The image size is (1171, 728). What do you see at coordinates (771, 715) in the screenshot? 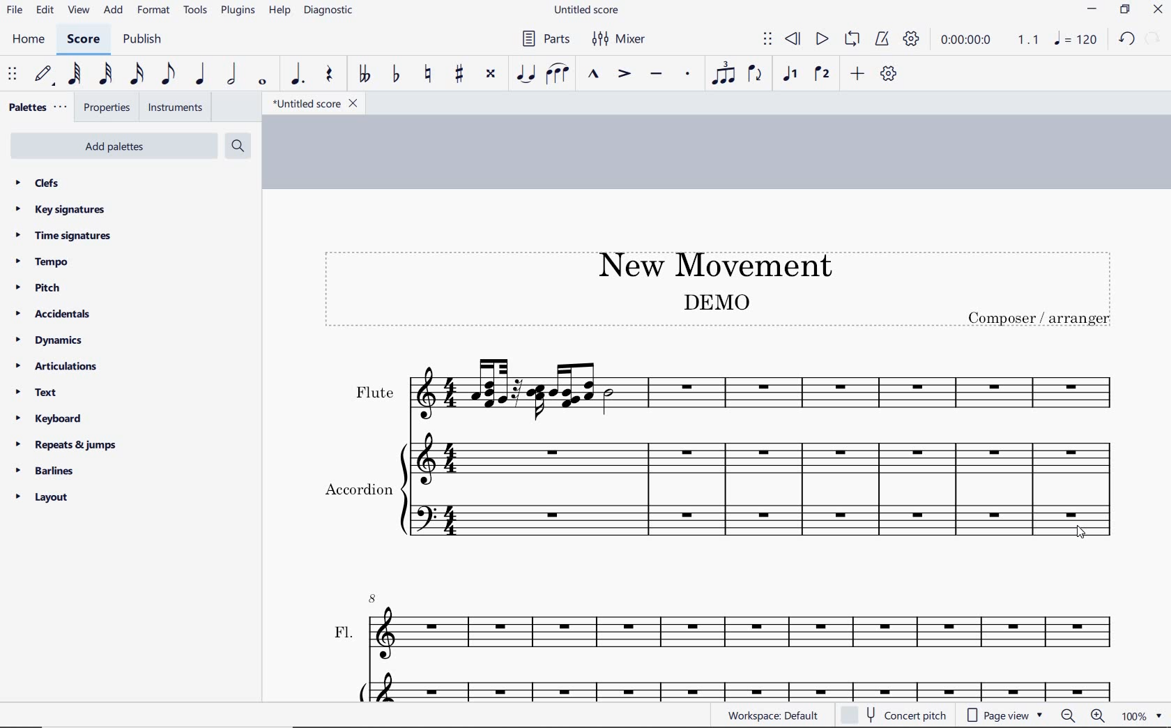
I see `workspace: default` at bounding box center [771, 715].